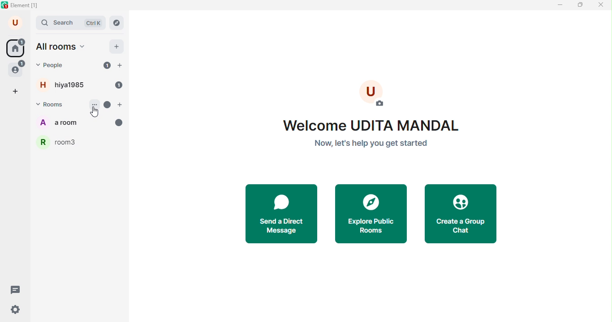 The height and width of the screenshot is (322, 612). What do you see at coordinates (65, 84) in the screenshot?
I see `hiya1985` at bounding box center [65, 84].